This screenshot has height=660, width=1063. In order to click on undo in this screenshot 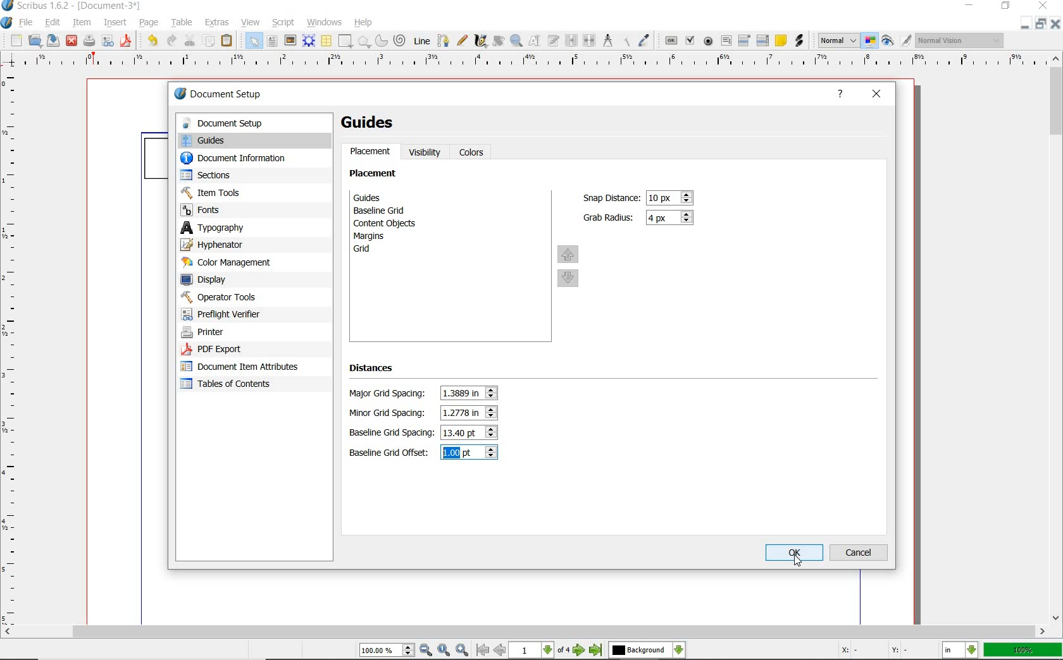, I will do `click(151, 41)`.